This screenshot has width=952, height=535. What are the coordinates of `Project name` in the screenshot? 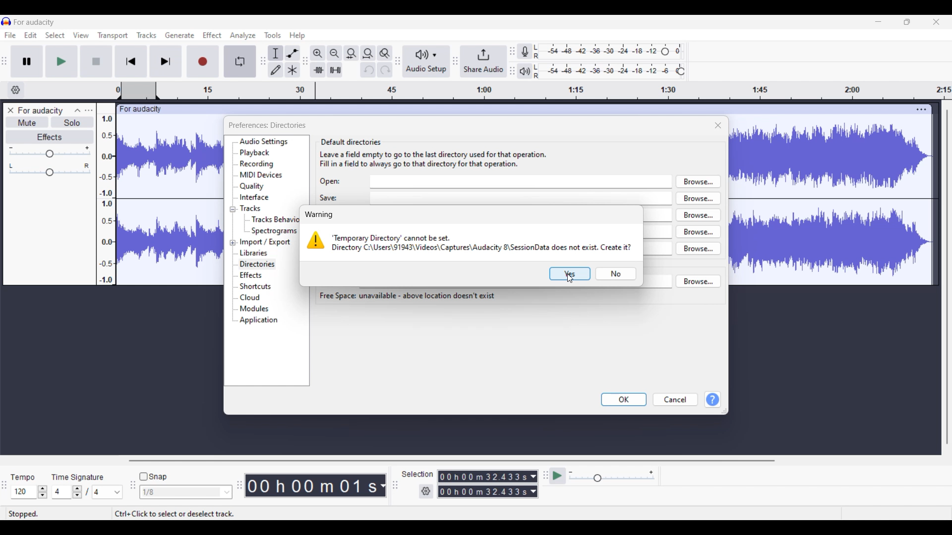 It's located at (142, 109).